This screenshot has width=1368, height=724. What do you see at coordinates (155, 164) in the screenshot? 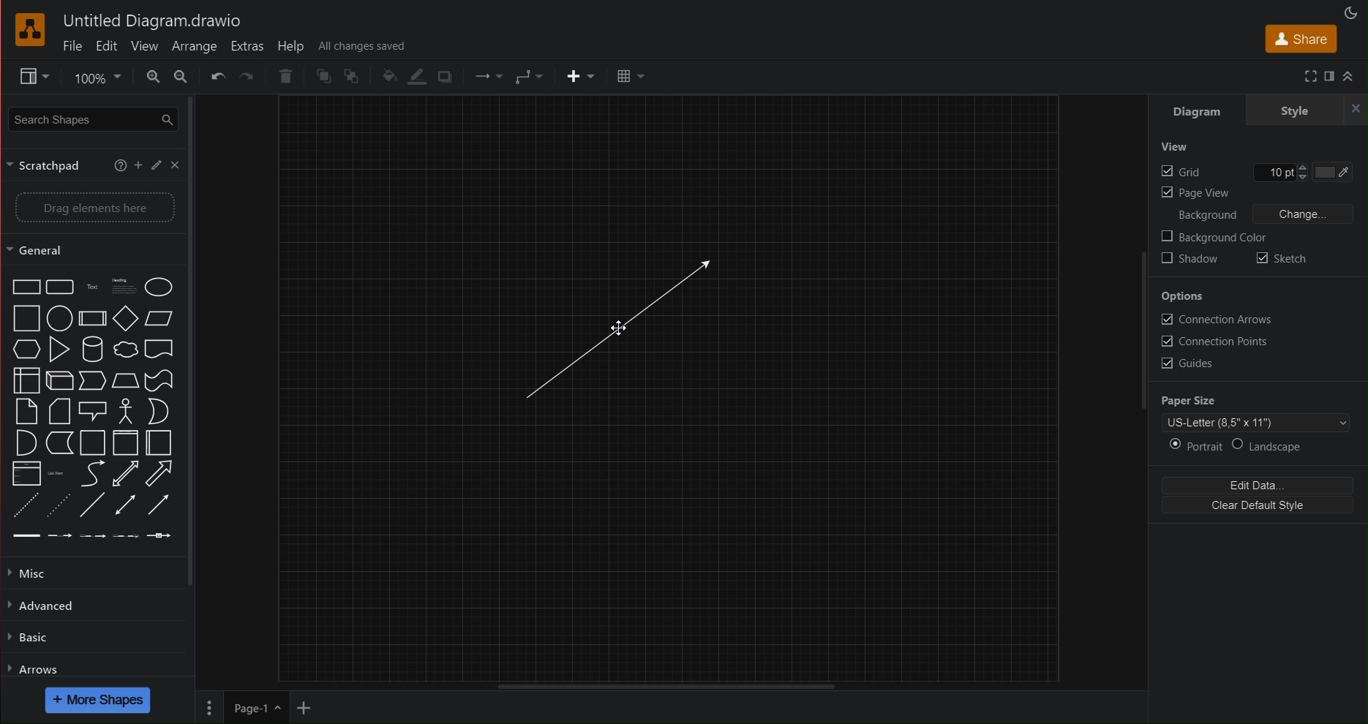
I see `Edit` at bounding box center [155, 164].